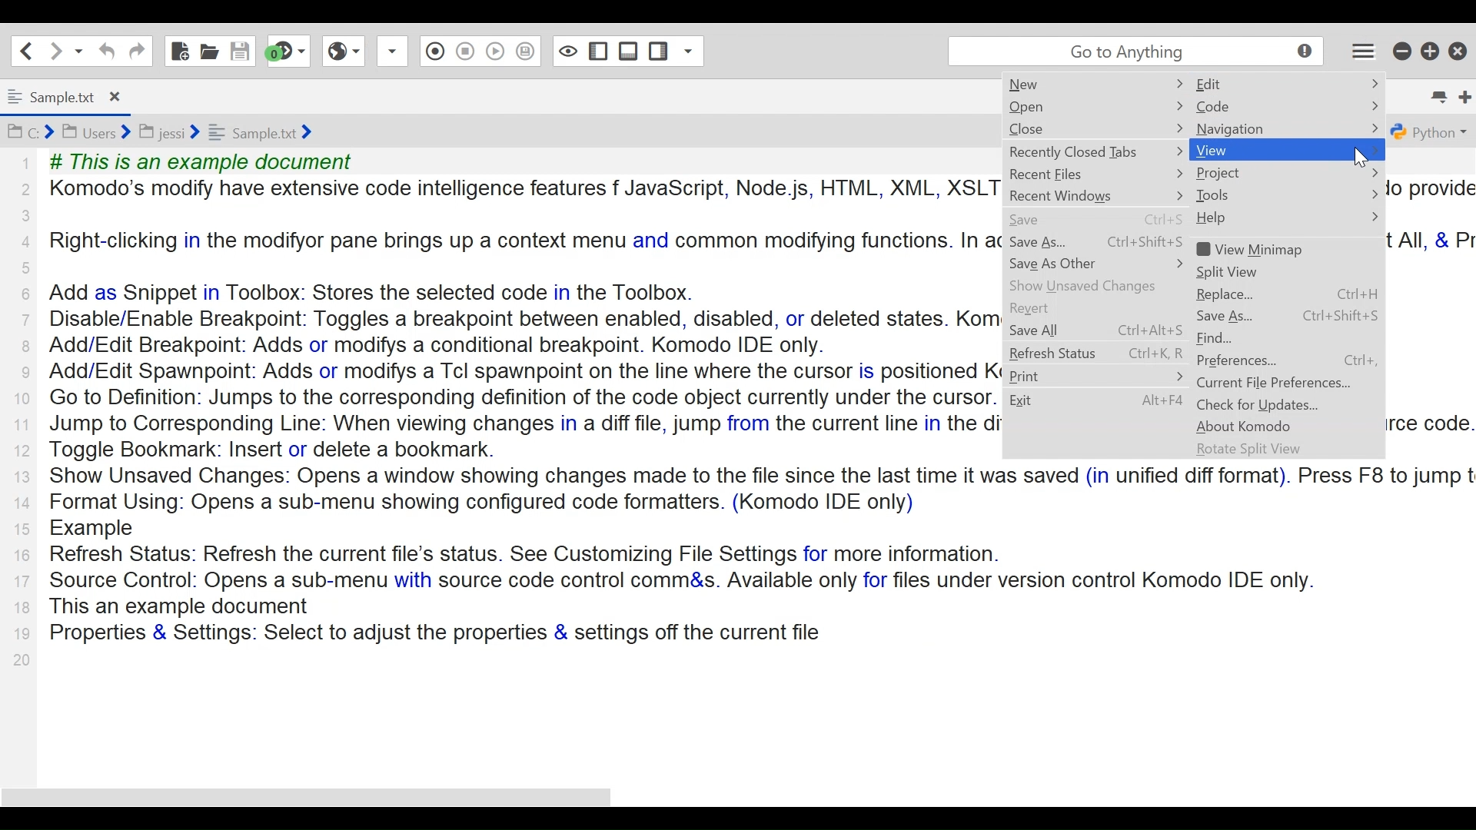 This screenshot has height=830, width=1476. I want to click on Exit Alt+F4, so click(1096, 402).